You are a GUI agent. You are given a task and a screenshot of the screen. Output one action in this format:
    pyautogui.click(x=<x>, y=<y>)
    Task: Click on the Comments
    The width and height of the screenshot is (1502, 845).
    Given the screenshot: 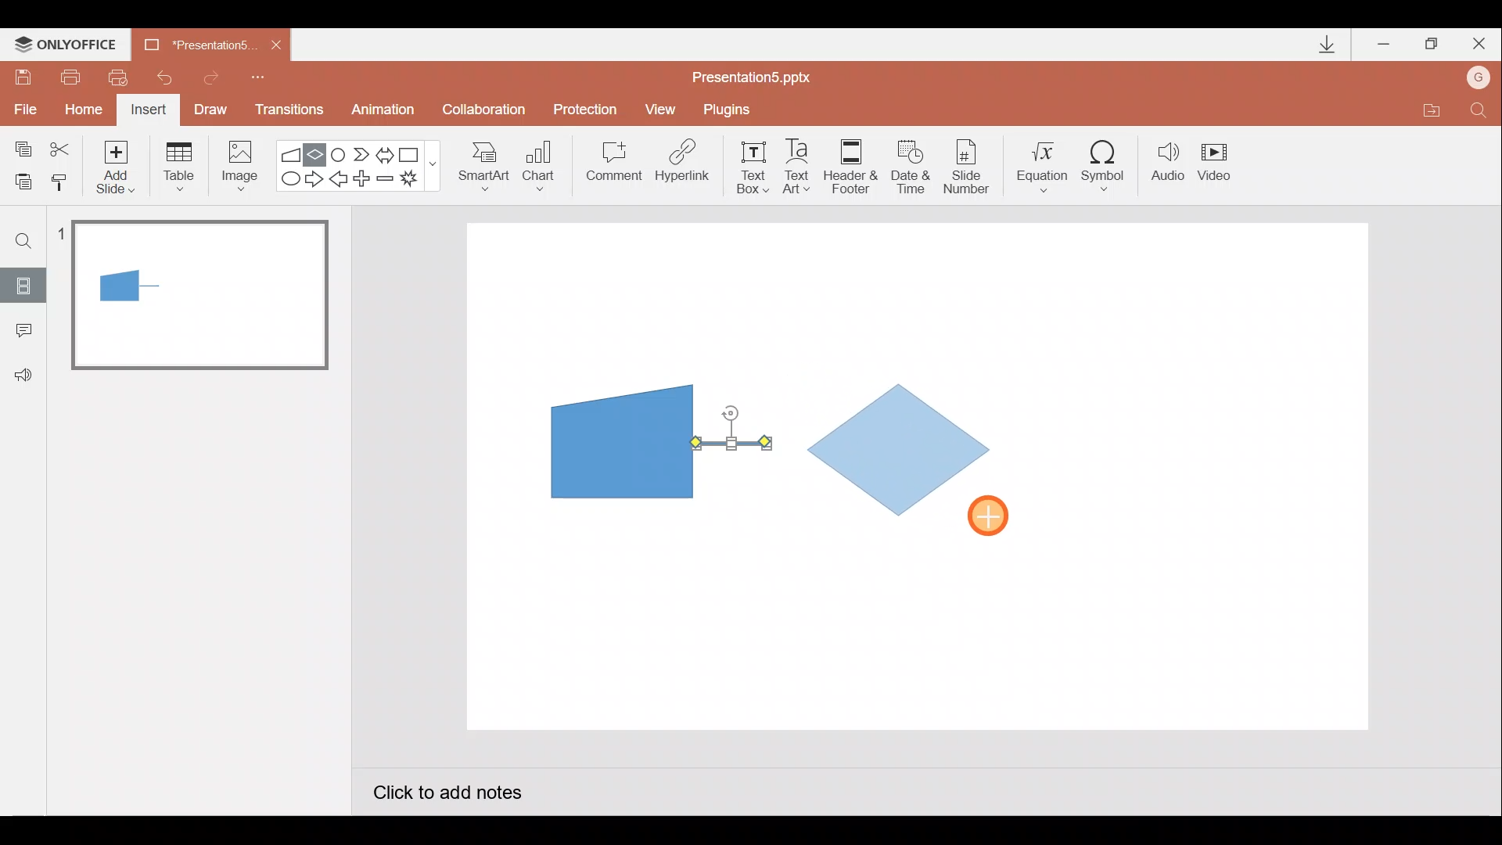 What is the action you would take?
    pyautogui.click(x=20, y=332)
    